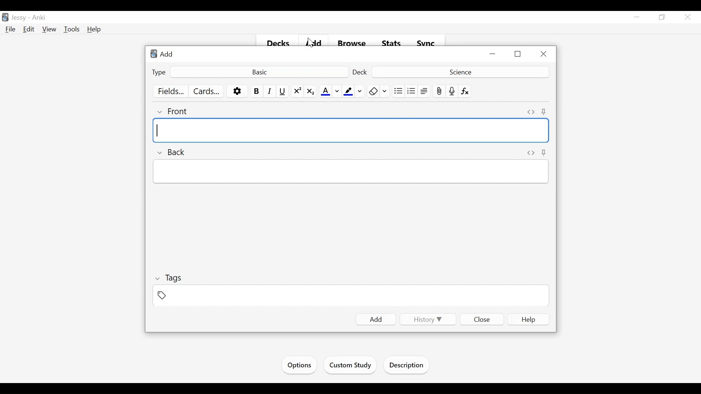  I want to click on Description, so click(408, 366).